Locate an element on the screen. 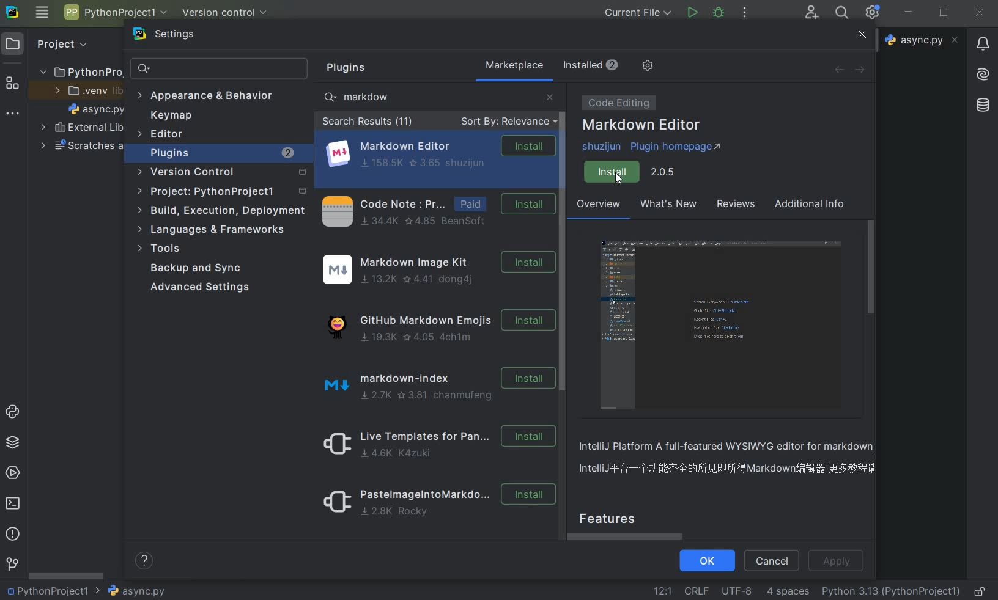  github markdown emojis is located at coordinates (436, 324).